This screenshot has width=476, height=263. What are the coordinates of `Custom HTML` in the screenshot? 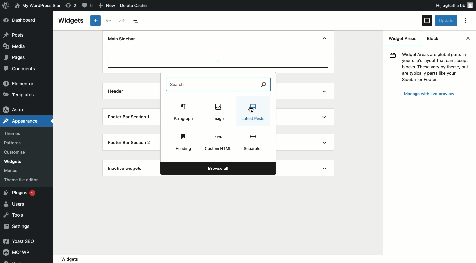 It's located at (218, 143).